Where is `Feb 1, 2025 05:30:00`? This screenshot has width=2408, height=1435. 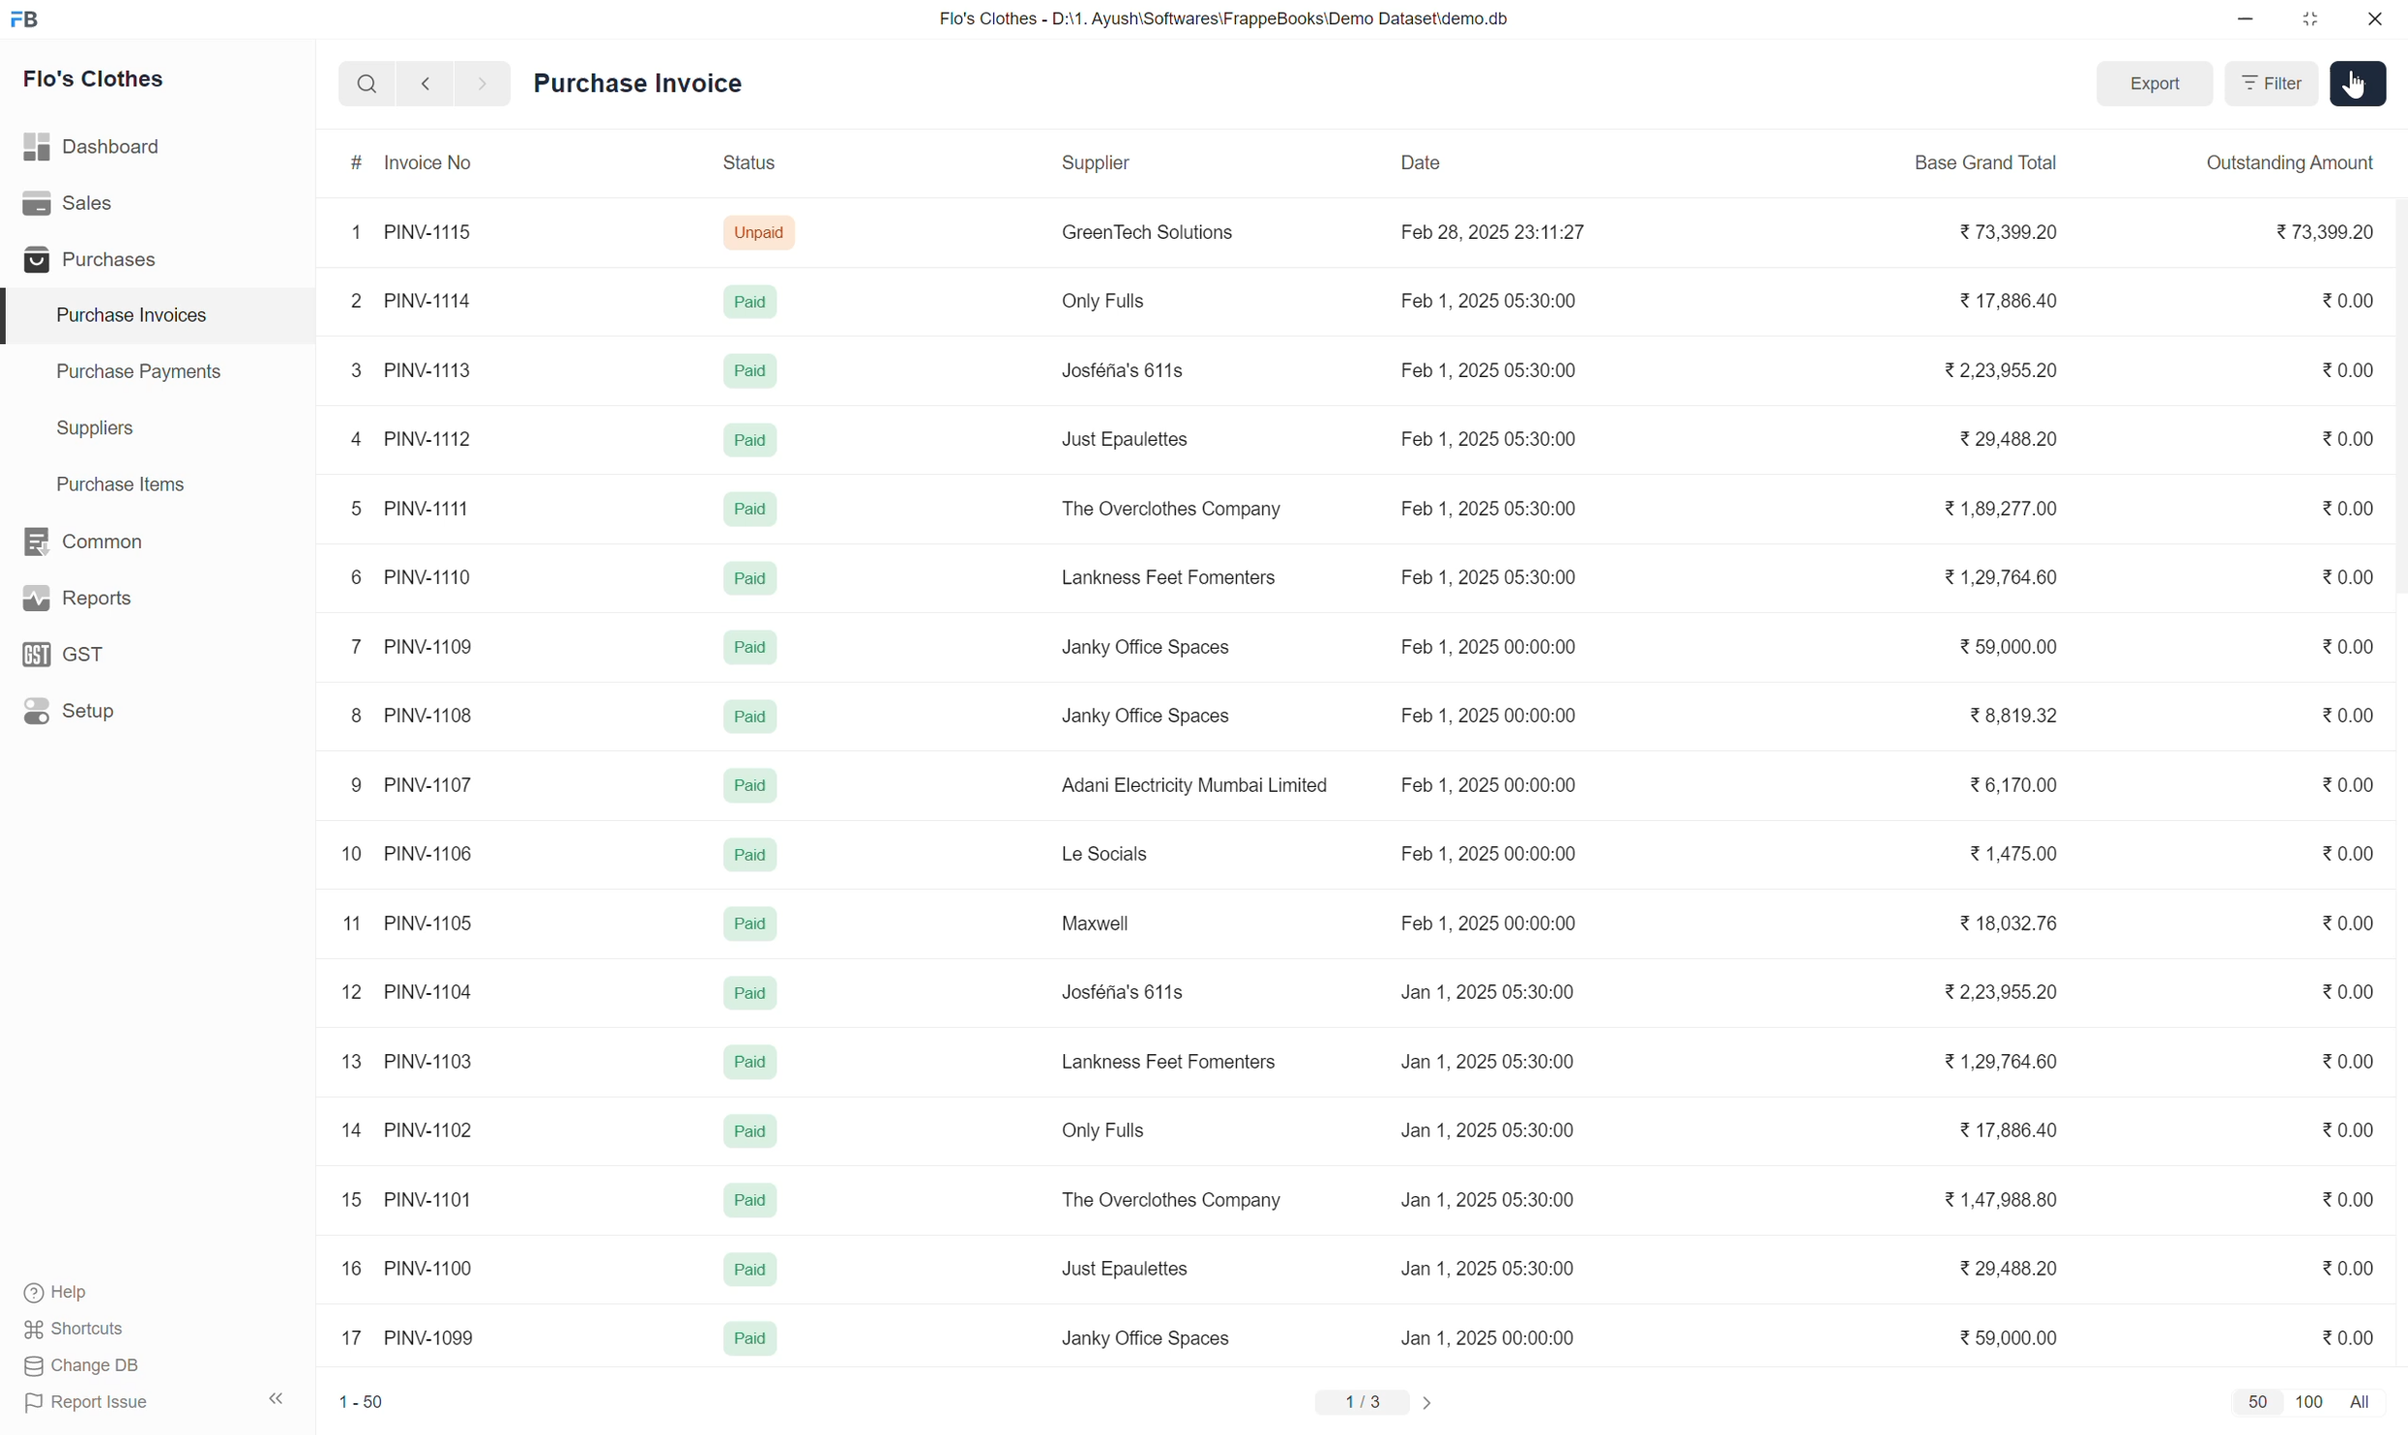 Feb 1, 2025 05:30:00 is located at coordinates (1497, 506).